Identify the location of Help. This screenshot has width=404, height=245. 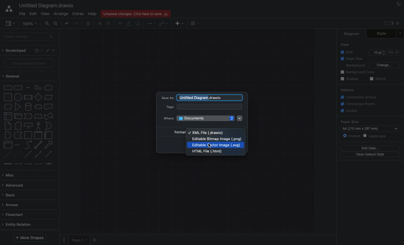
(35, 50).